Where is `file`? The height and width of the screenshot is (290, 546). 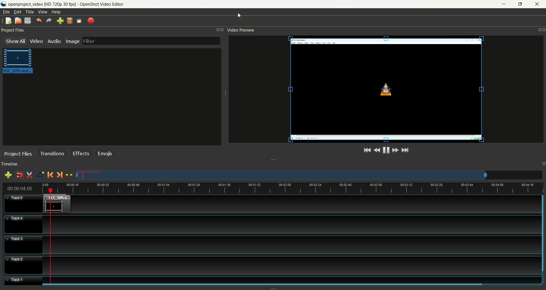 file is located at coordinates (6, 12).